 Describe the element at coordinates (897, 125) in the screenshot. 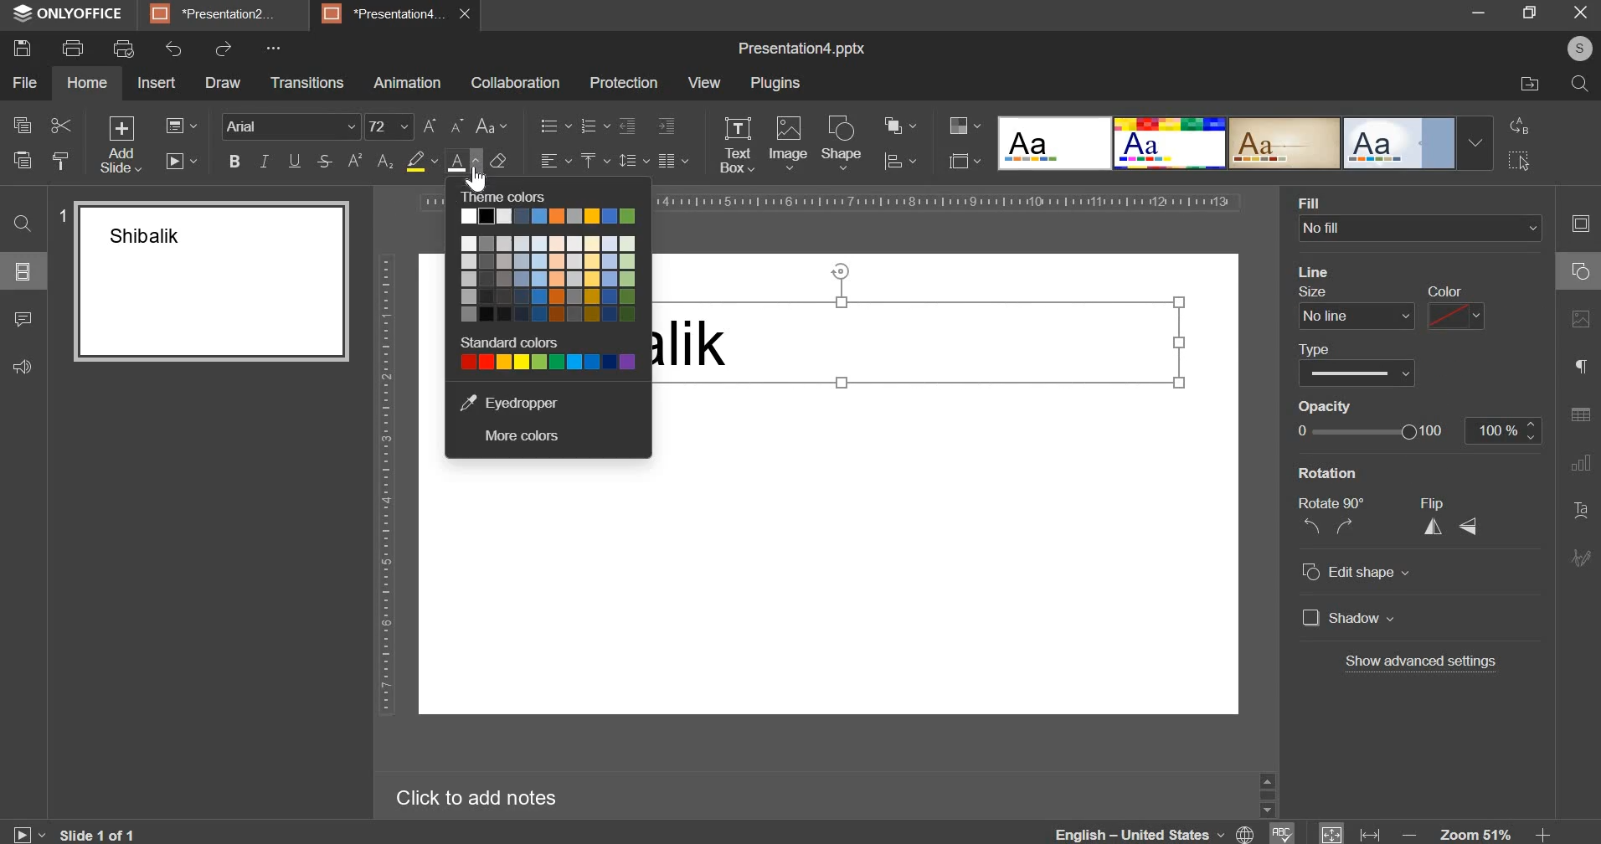

I see `arrange` at that location.